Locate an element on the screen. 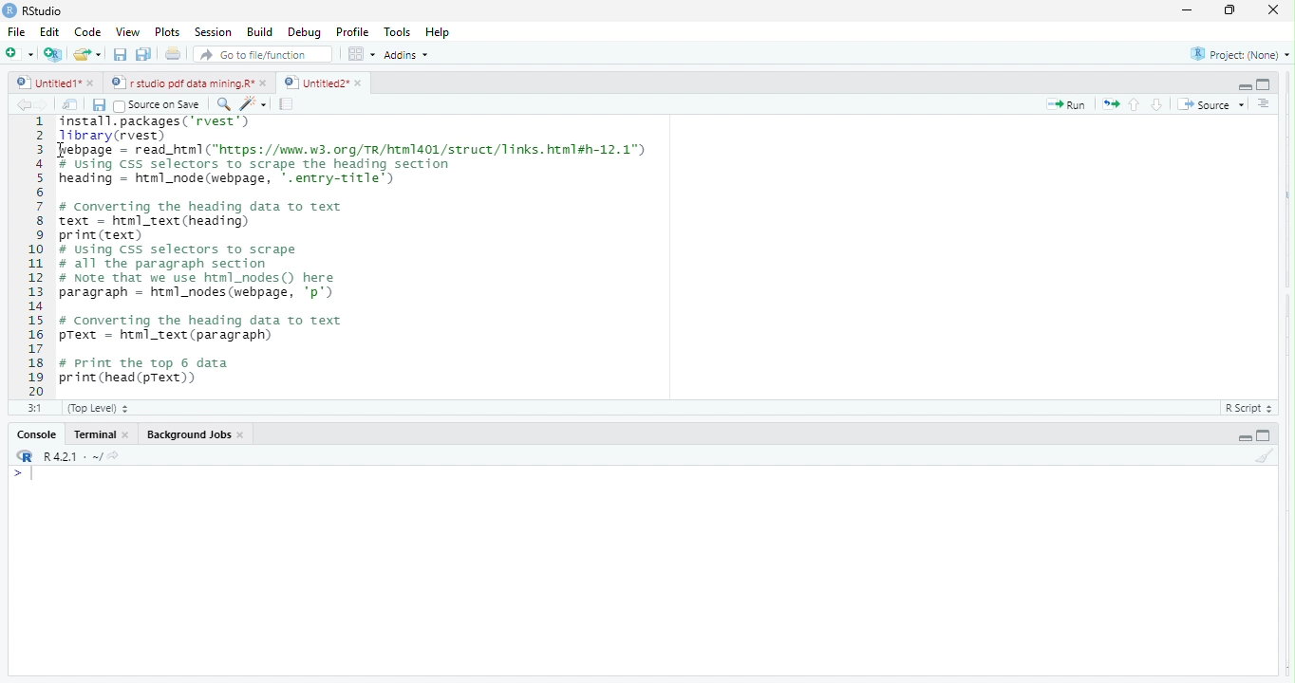 The height and width of the screenshot is (683, 1295). hide r script is located at coordinates (1244, 437).